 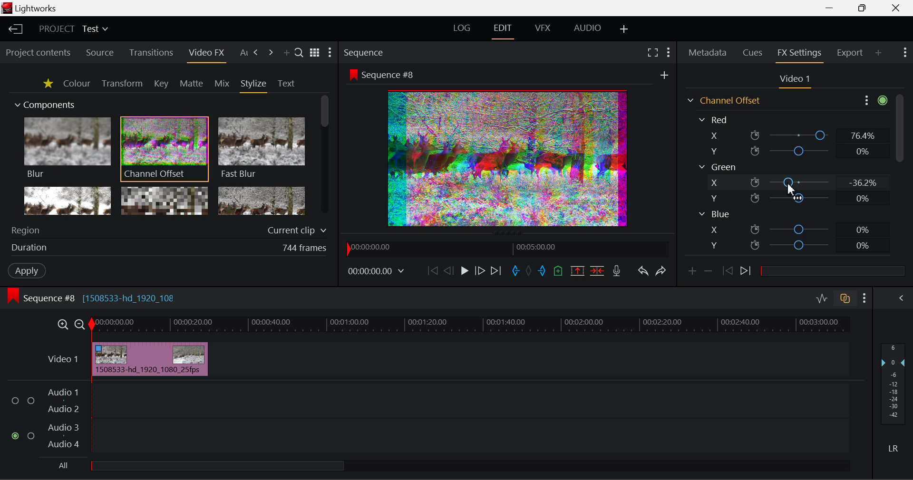 What do you see at coordinates (160, 84) in the screenshot?
I see `Key` at bounding box center [160, 84].